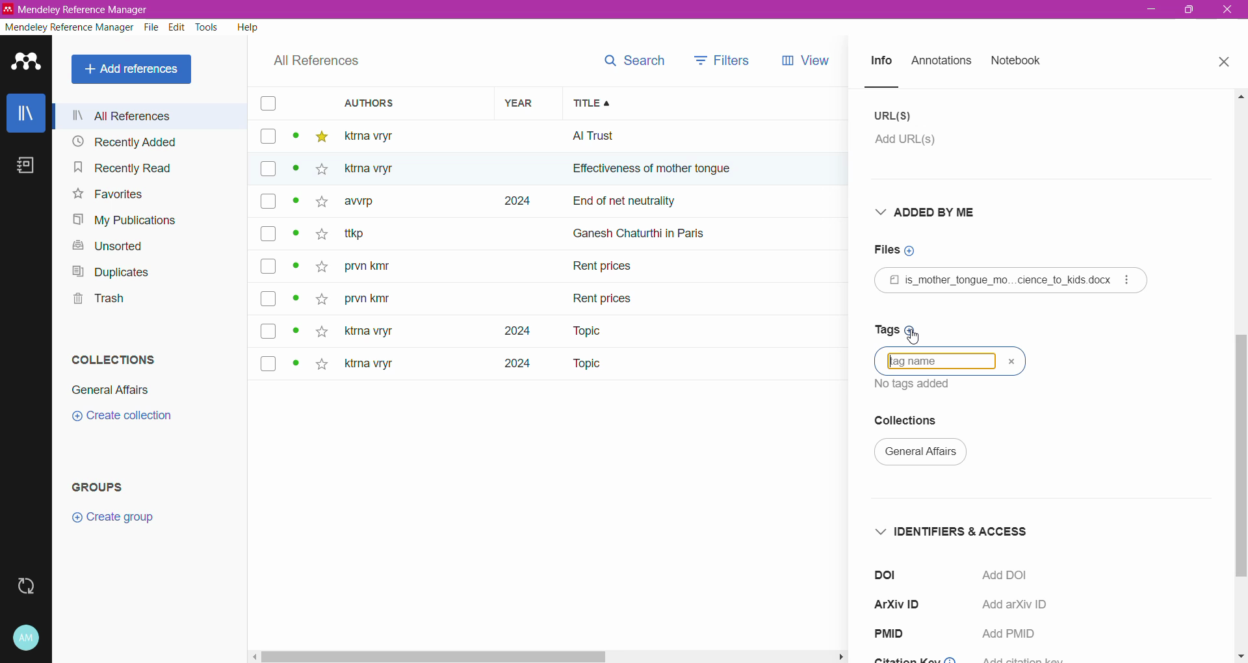 This screenshot has width=1248, height=663. What do you see at coordinates (378, 169) in the screenshot?
I see `` at bounding box center [378, 169].